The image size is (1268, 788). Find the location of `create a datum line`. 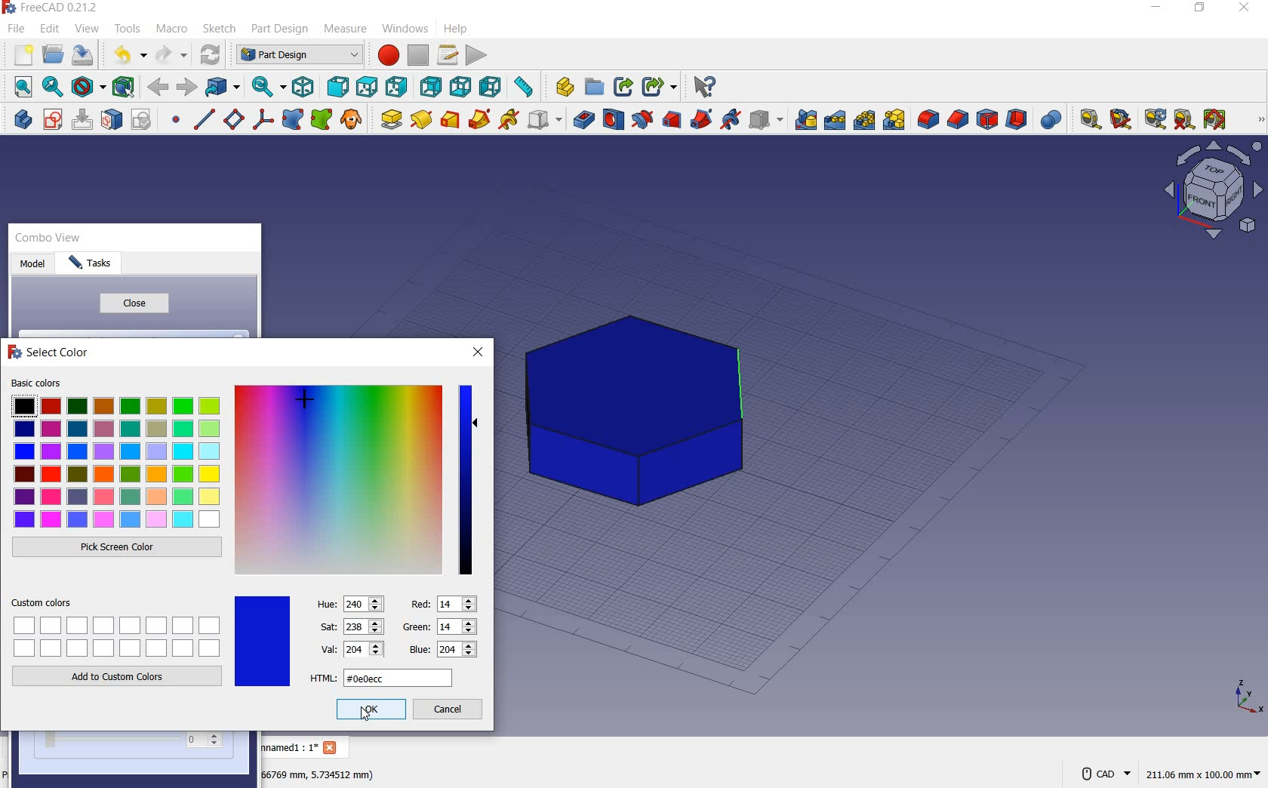

create a datum line is located at coordinates (202, 119).